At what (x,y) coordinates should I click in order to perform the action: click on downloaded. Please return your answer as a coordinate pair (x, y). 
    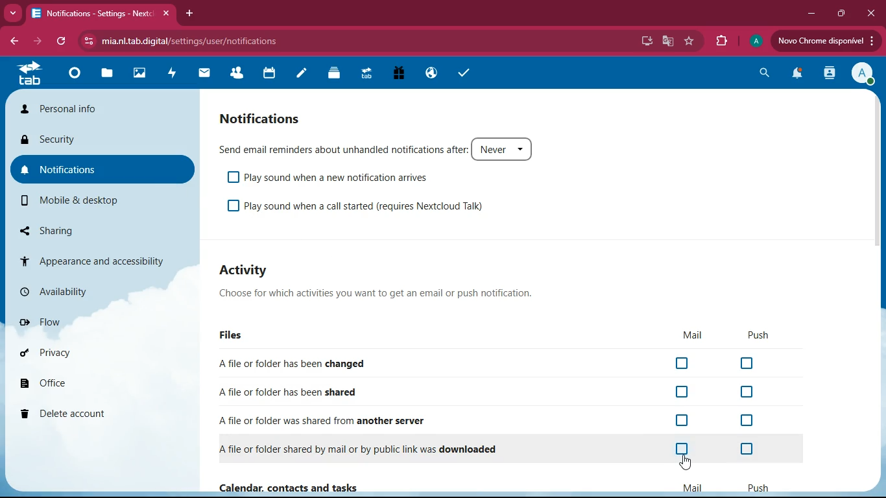
    Looking at the image, I should click on (370, 449).